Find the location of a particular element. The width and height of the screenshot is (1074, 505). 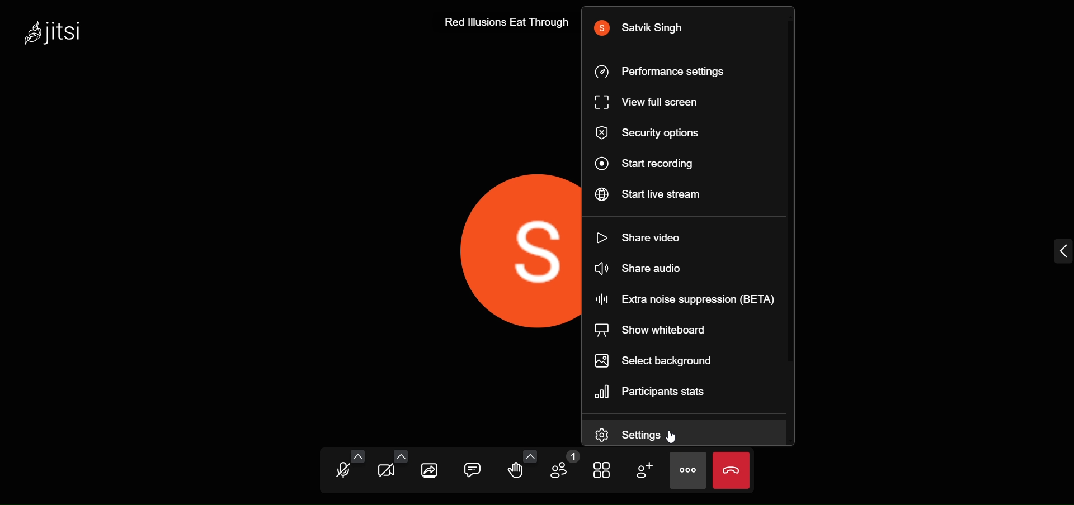

share video is located at coordinates (640, 269).